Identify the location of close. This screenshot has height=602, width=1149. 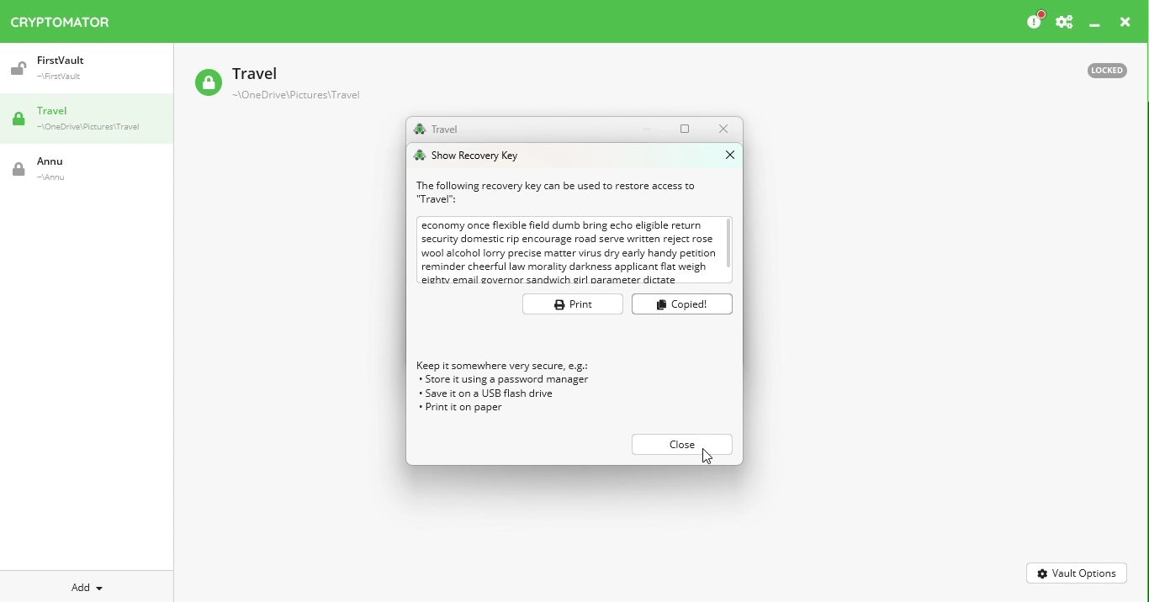
(681, 442).